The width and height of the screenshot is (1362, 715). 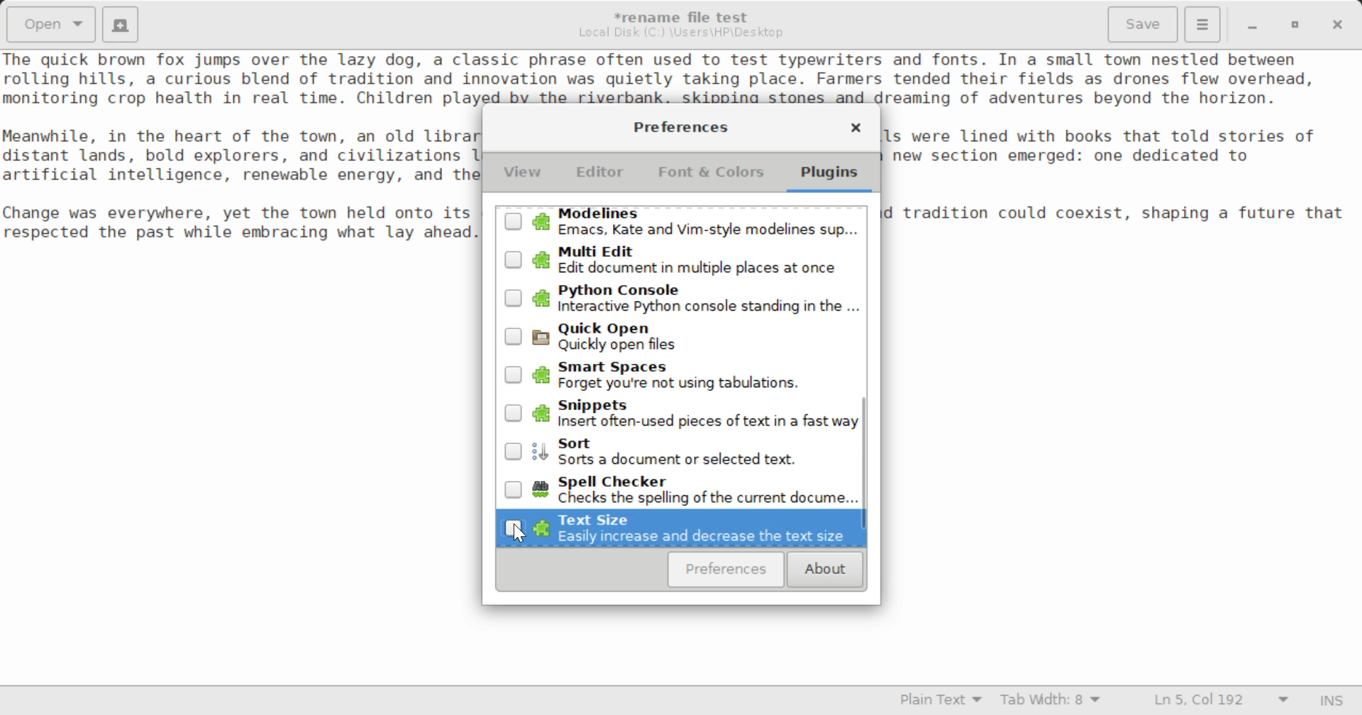 I want to click on Minimize, so click(x=1295, y=25).